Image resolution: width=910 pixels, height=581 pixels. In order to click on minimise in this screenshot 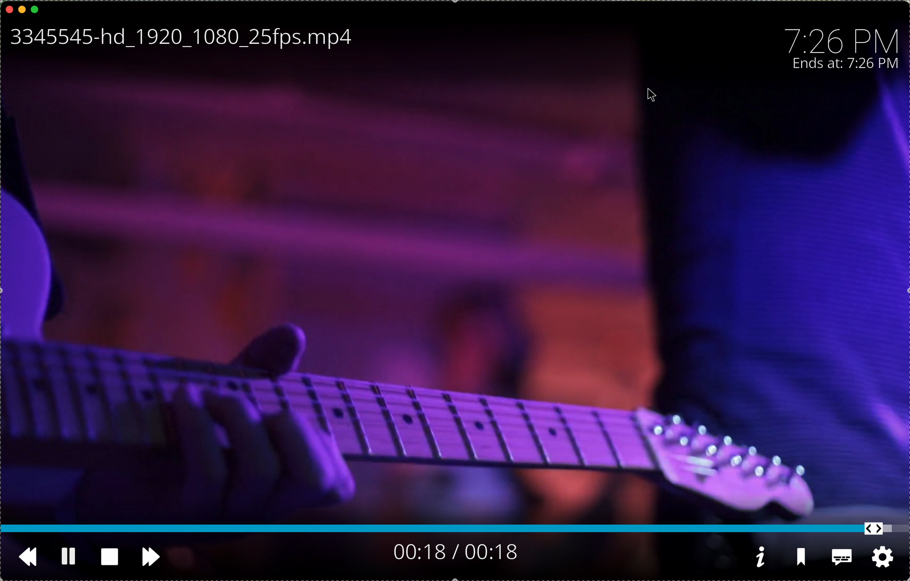, I will do `click(22, 8)`.